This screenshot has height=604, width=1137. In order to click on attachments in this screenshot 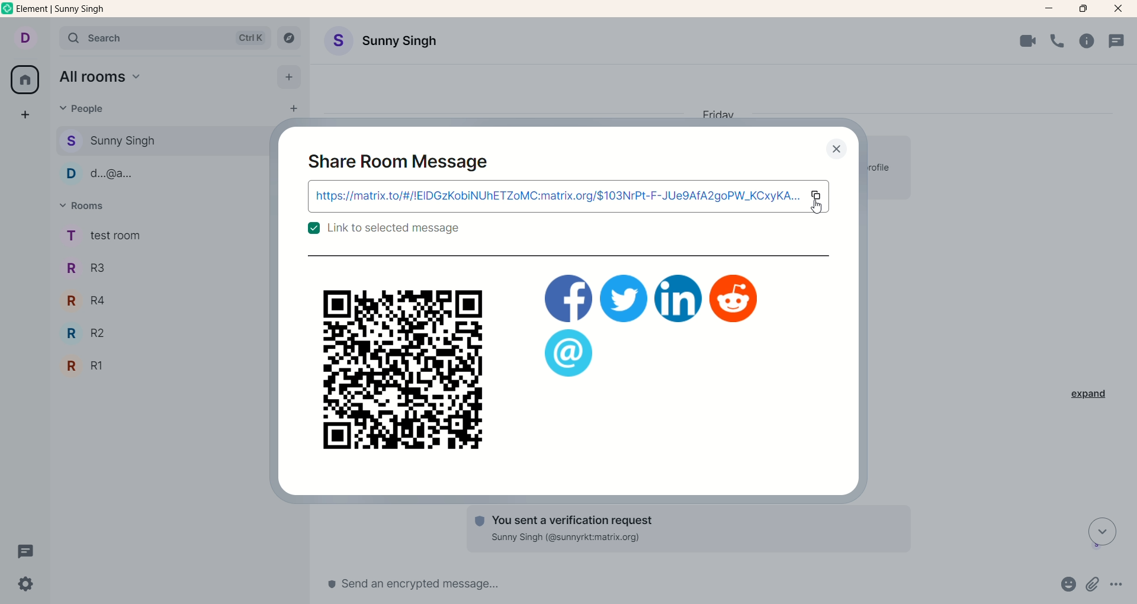, I will do `click(1094, 585)`.